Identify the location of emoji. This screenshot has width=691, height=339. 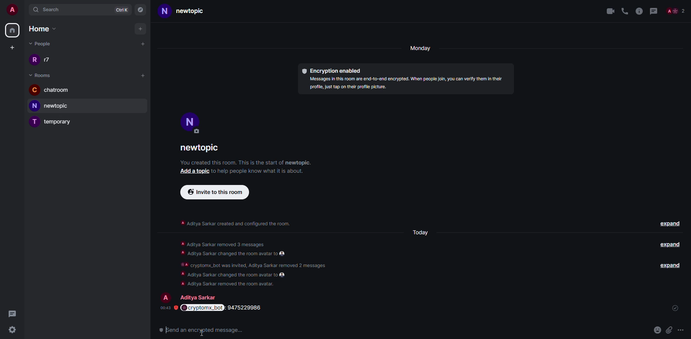
(658, 333).